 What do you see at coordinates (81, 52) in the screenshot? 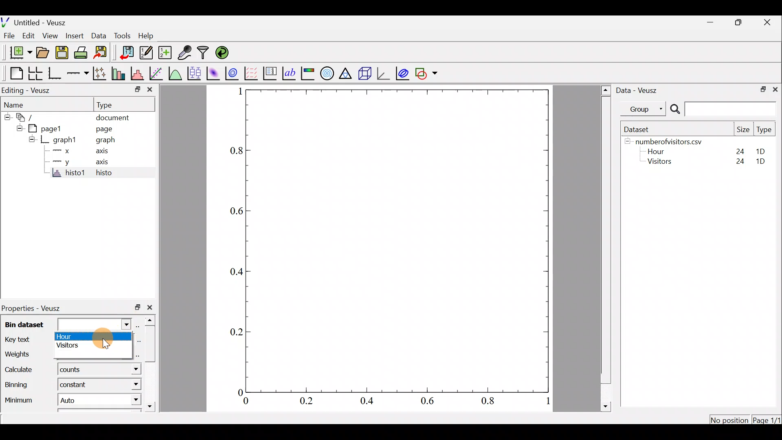
I see `print the document` at bounding box center [81, 52].